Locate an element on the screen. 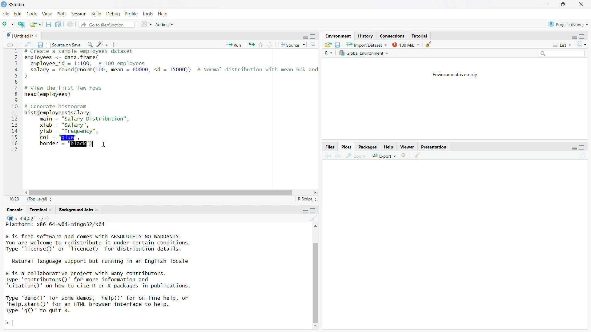 The height and width of the screenshot is (332, 591). save is located at coordinates (49, 24).